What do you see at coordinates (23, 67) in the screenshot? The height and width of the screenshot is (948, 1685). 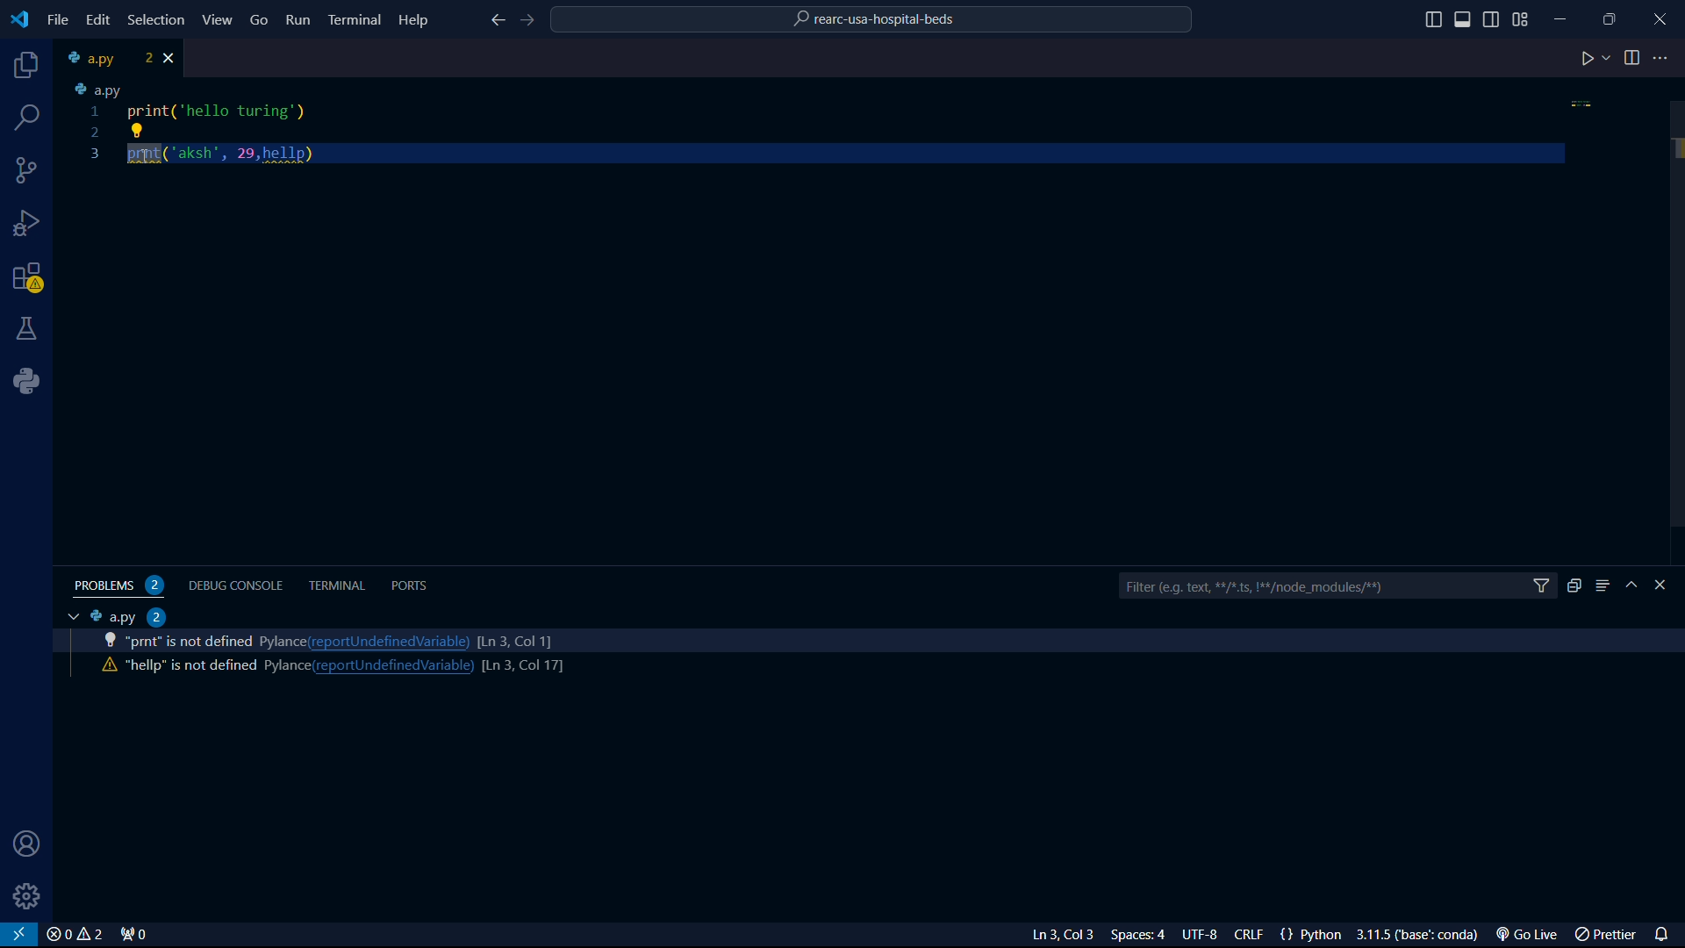 I see `projects` at bounding box center [23, 67].